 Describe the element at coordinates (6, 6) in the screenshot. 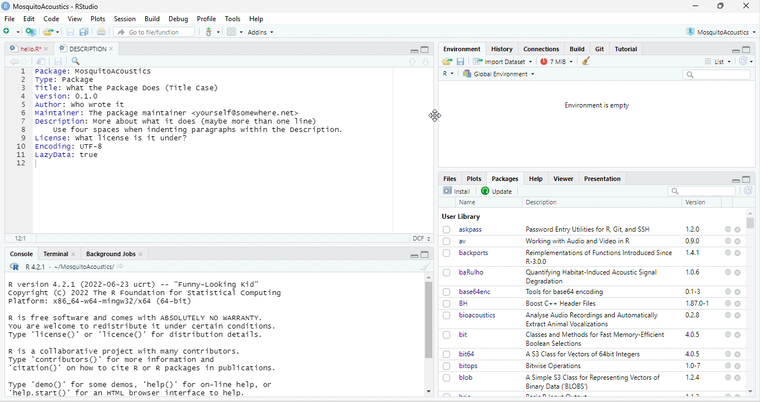

I see `logo` at that location.